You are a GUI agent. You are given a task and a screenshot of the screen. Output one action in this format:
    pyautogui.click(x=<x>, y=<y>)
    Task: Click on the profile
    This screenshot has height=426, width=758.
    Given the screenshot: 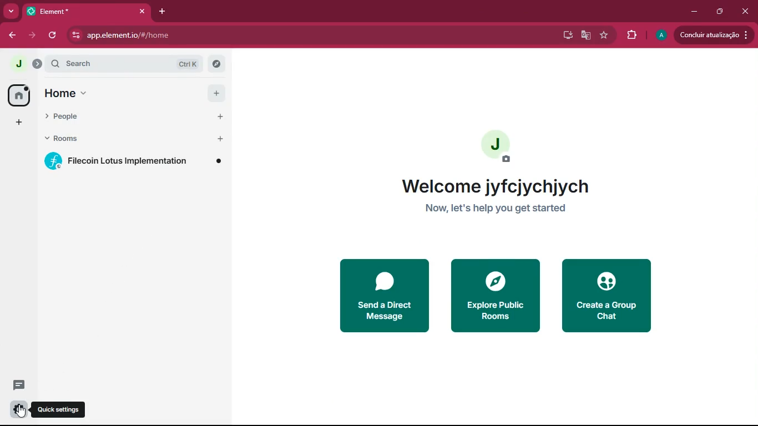 What is the action you would take?
    pyautogui.click(x=659, y=35)
    